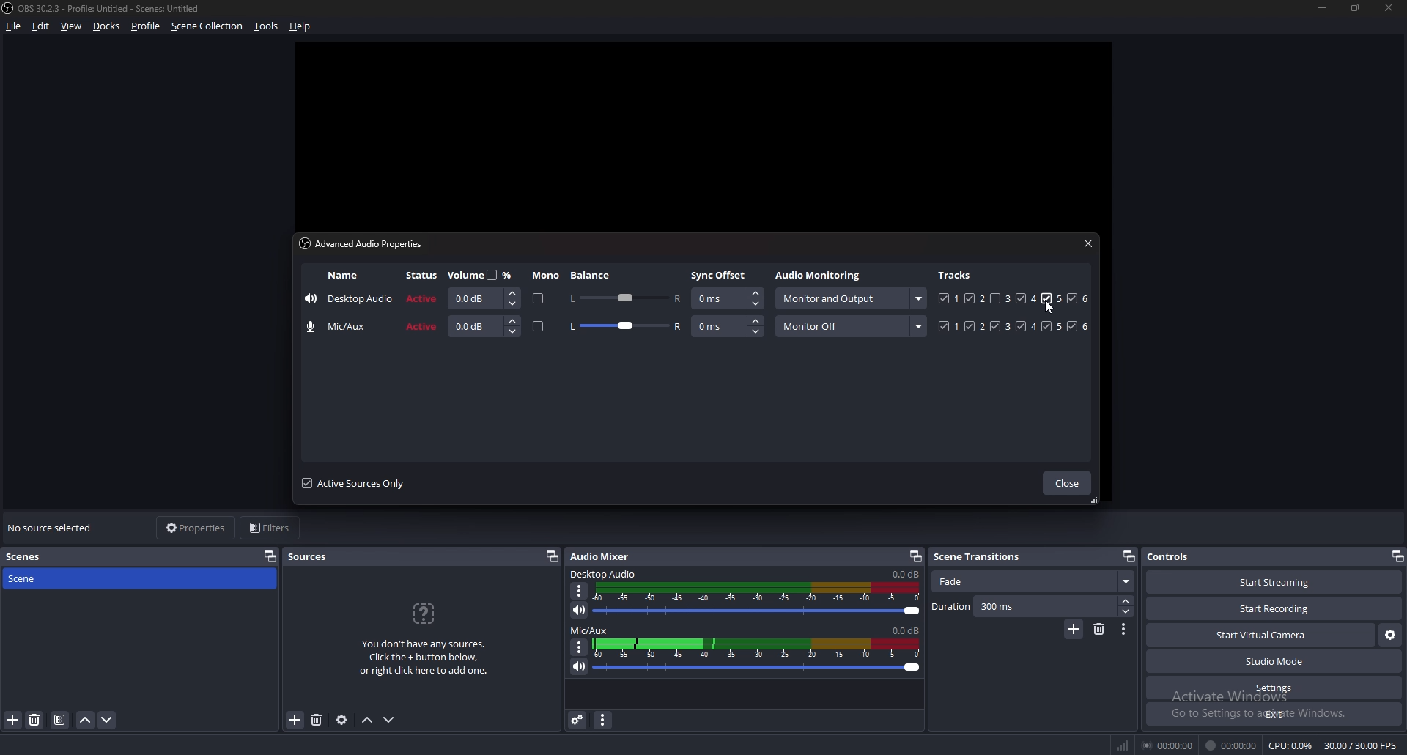 Image resolution: width=1407 pixels, height=755 pixels. What do you see at coordinates (728, 326) in the screenshot?
I see `syns offset input` at bounding box center [728, 326].